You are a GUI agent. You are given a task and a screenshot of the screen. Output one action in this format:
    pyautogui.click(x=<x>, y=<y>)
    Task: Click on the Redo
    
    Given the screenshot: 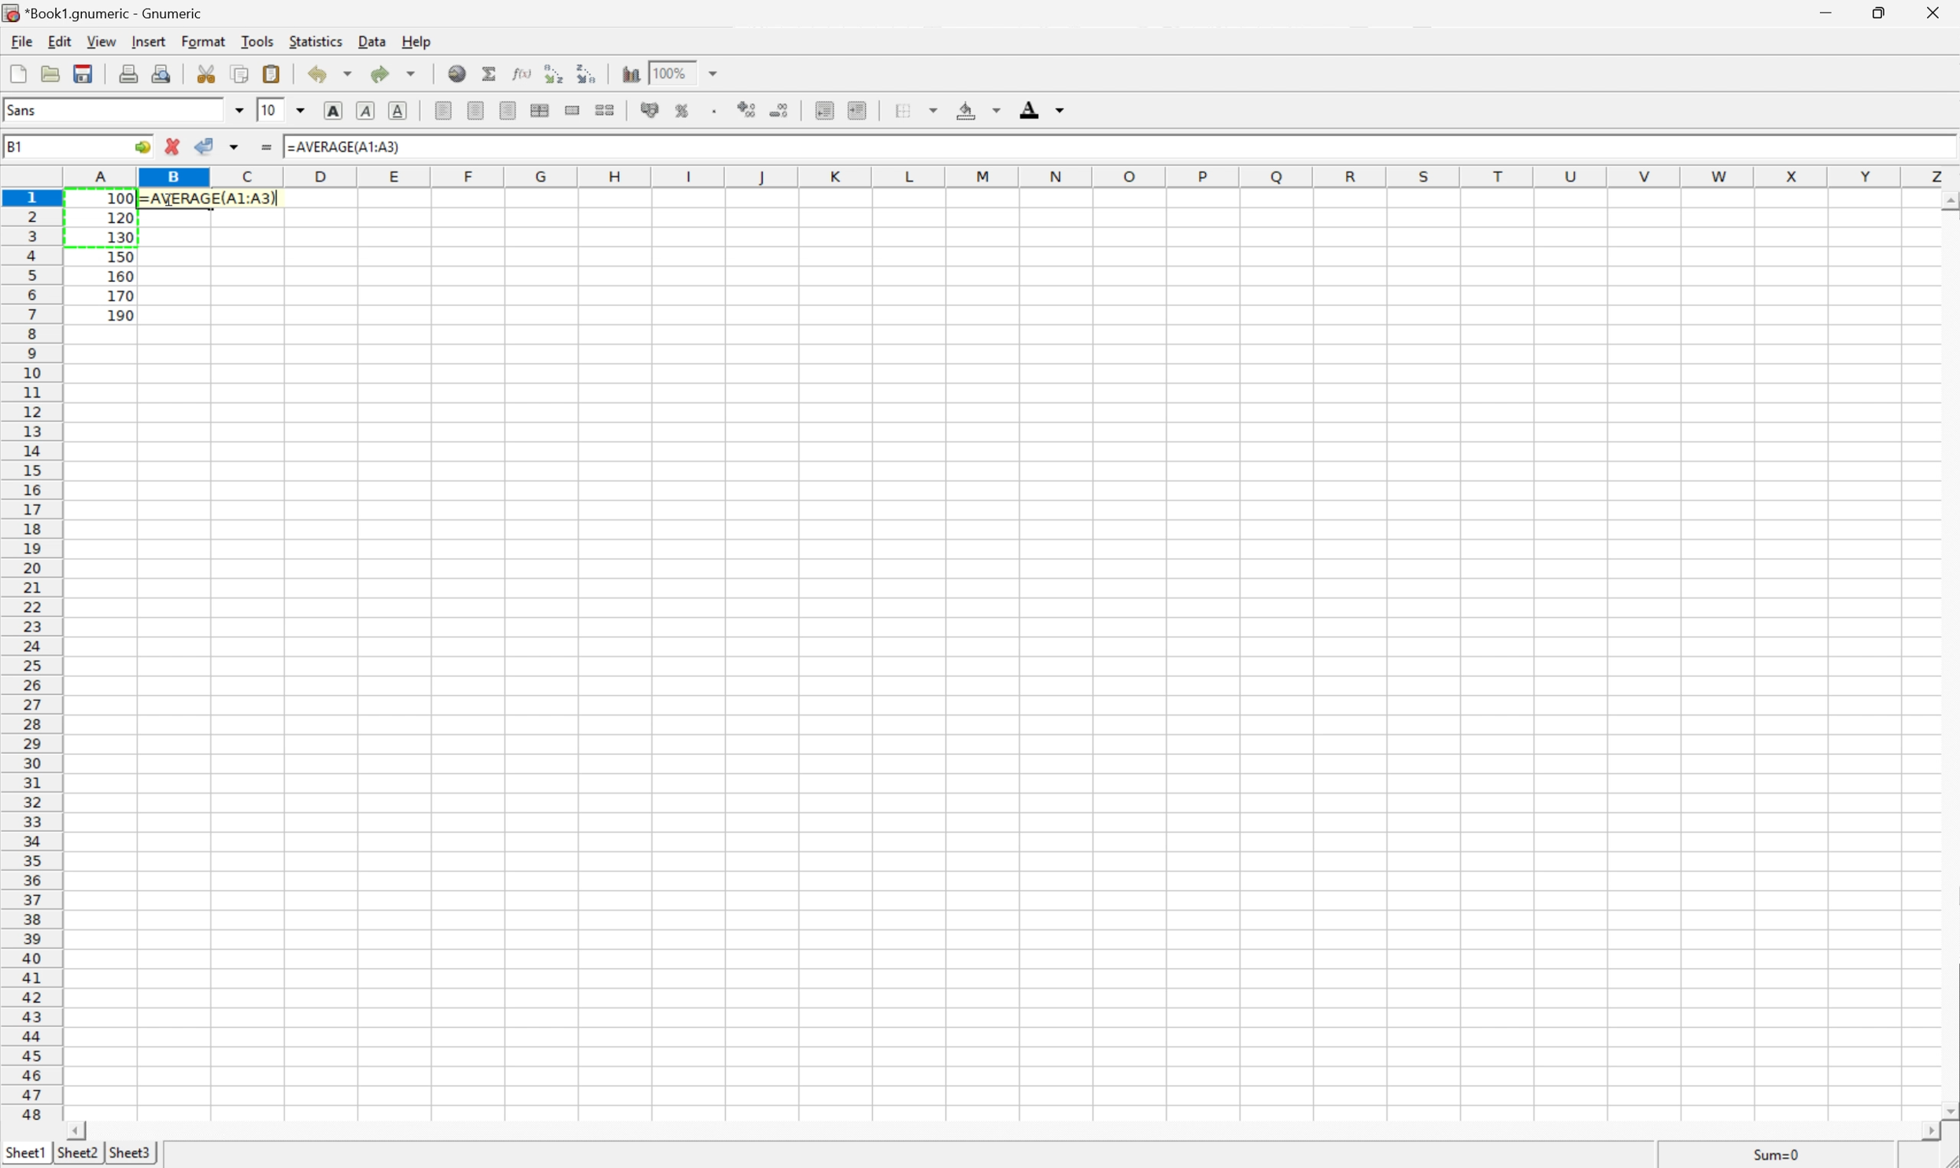 What is the action you would take?
    pyautogui.click(x=390, y=74)
    